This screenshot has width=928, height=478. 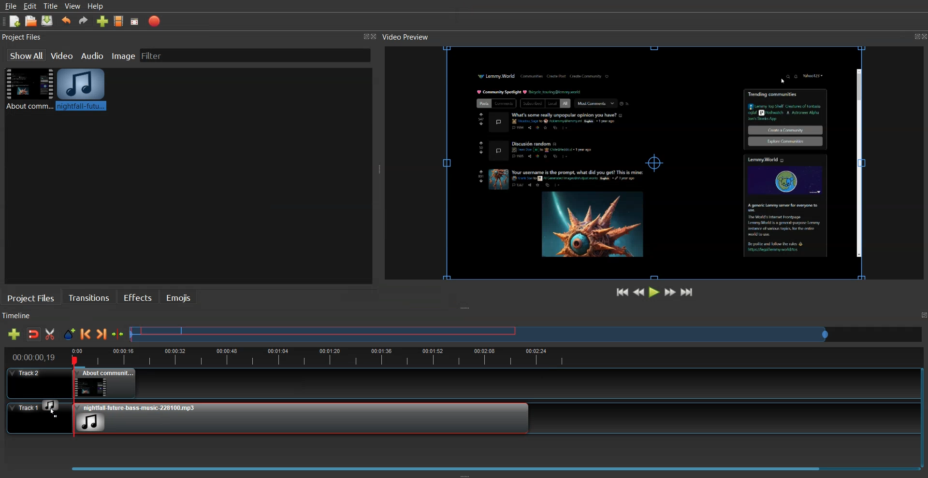 I want to click on Track 1, so click(x=32, y=419).